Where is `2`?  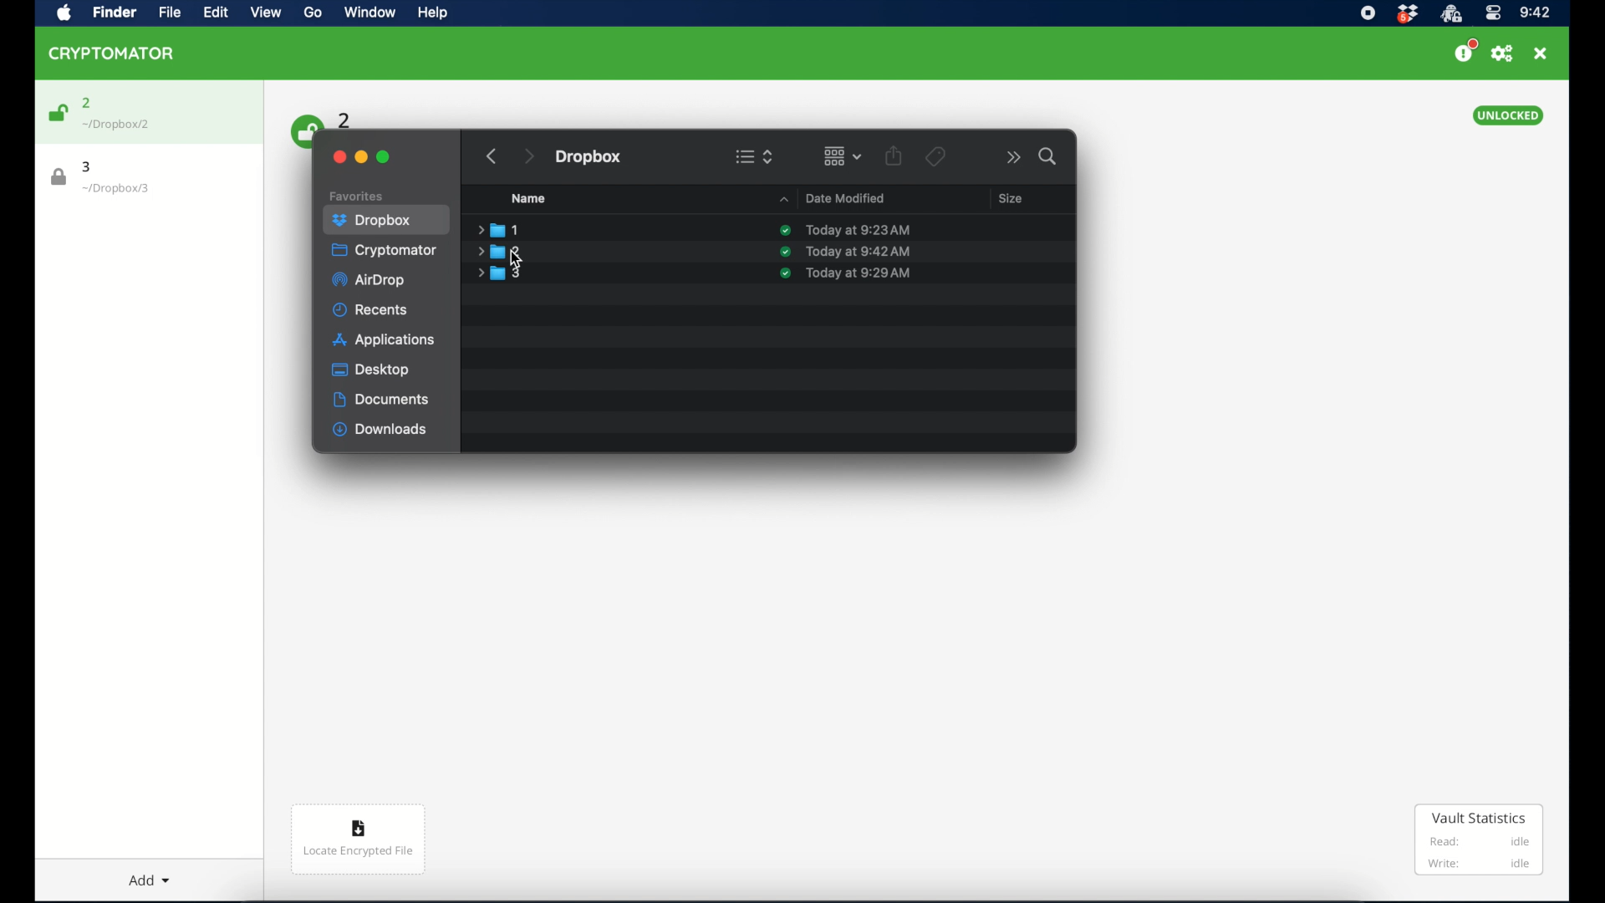 2 is located at coordinates (87, 103).